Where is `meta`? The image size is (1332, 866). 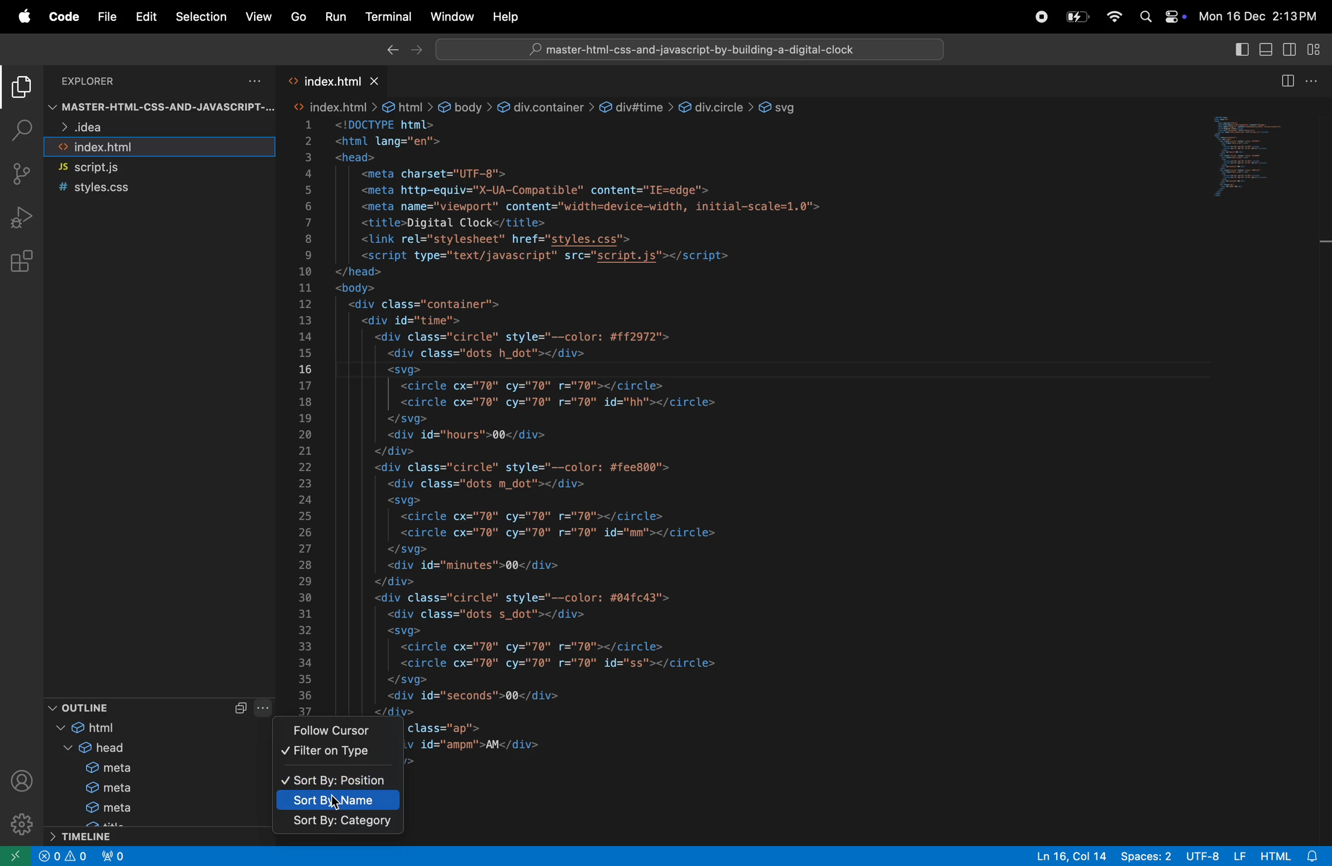
meta is located at coordinates (158, 787).